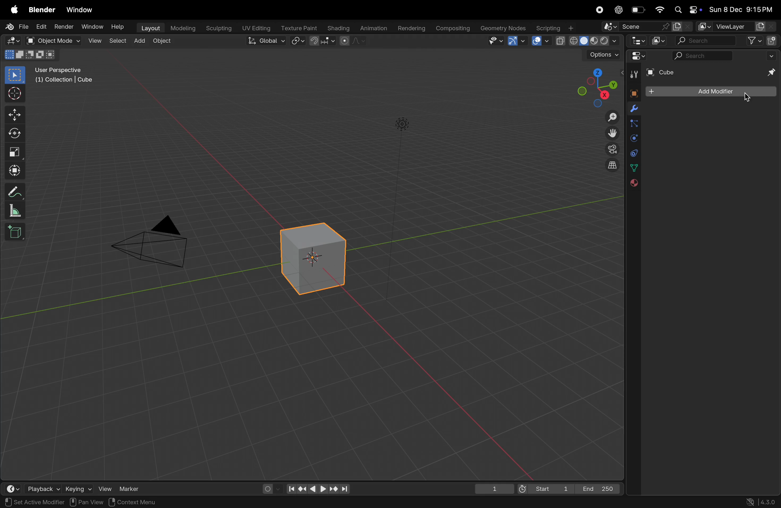 The height and width of the screenshot is (508, 781). Describe the element at coordinates (770, 73) in the screenshot. I see `toggle pin id` at that location.